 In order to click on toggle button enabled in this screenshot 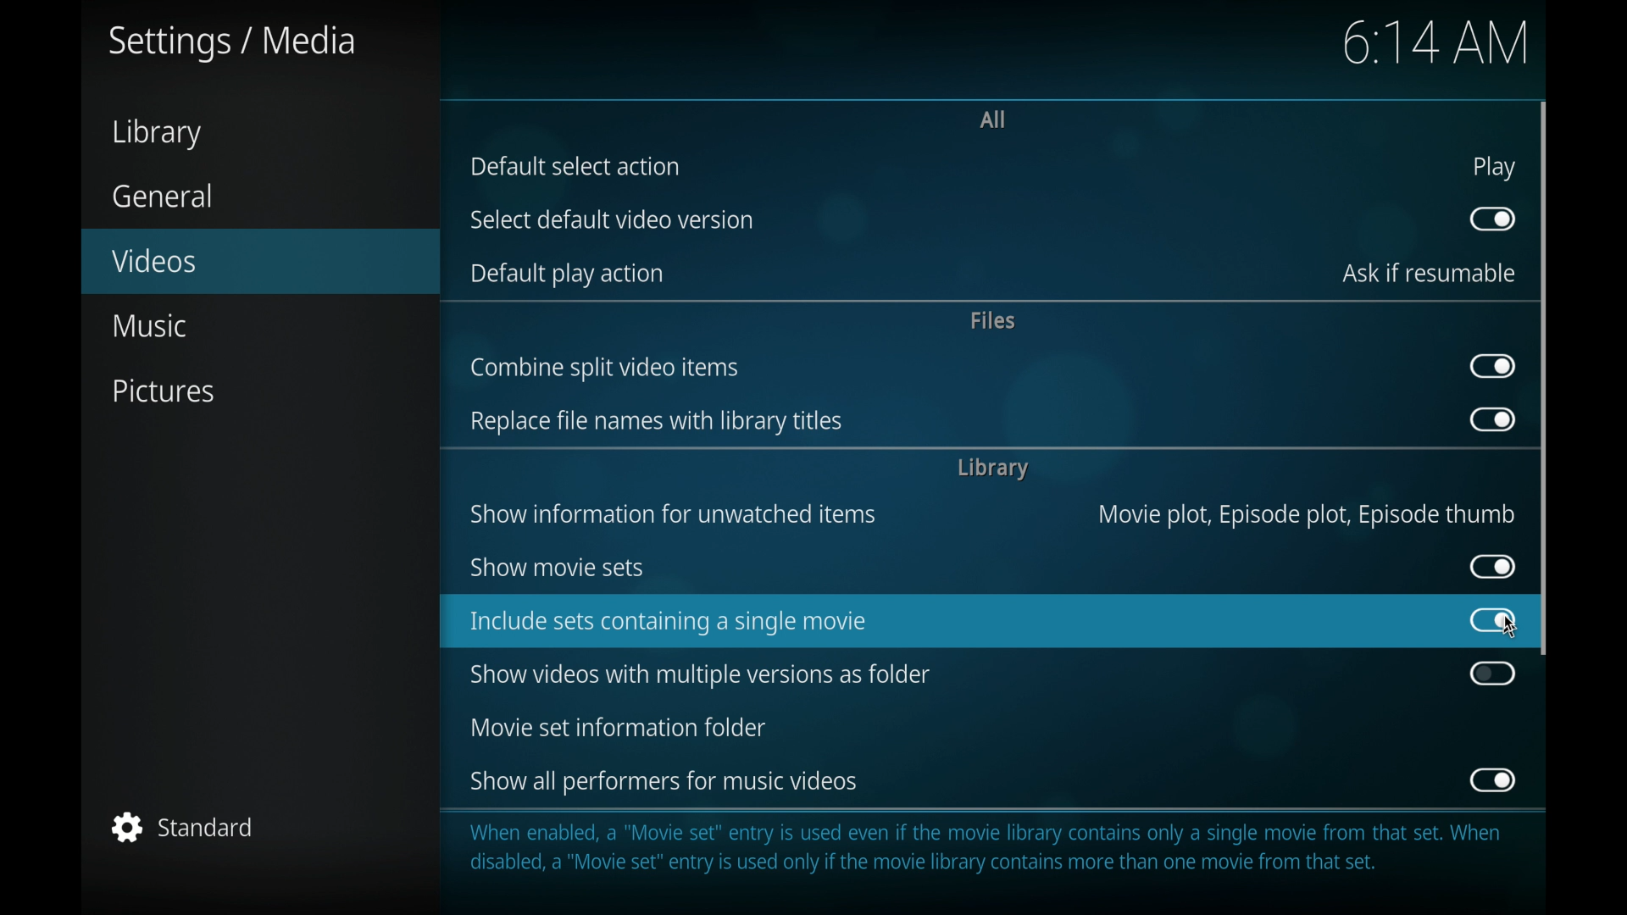, I will do `click(1491, 620)`.